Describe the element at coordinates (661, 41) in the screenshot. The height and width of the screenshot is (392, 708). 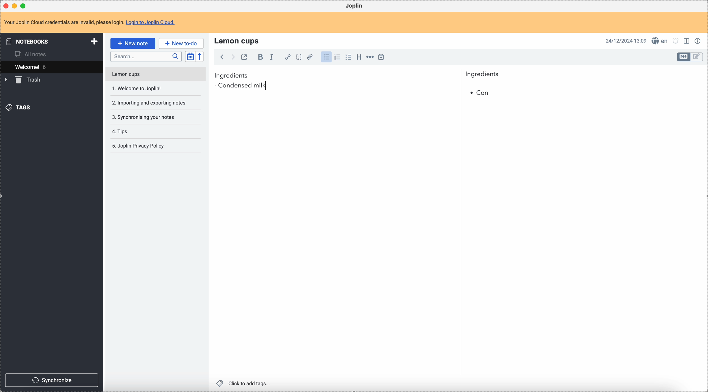
I see `spell checker` at that location.